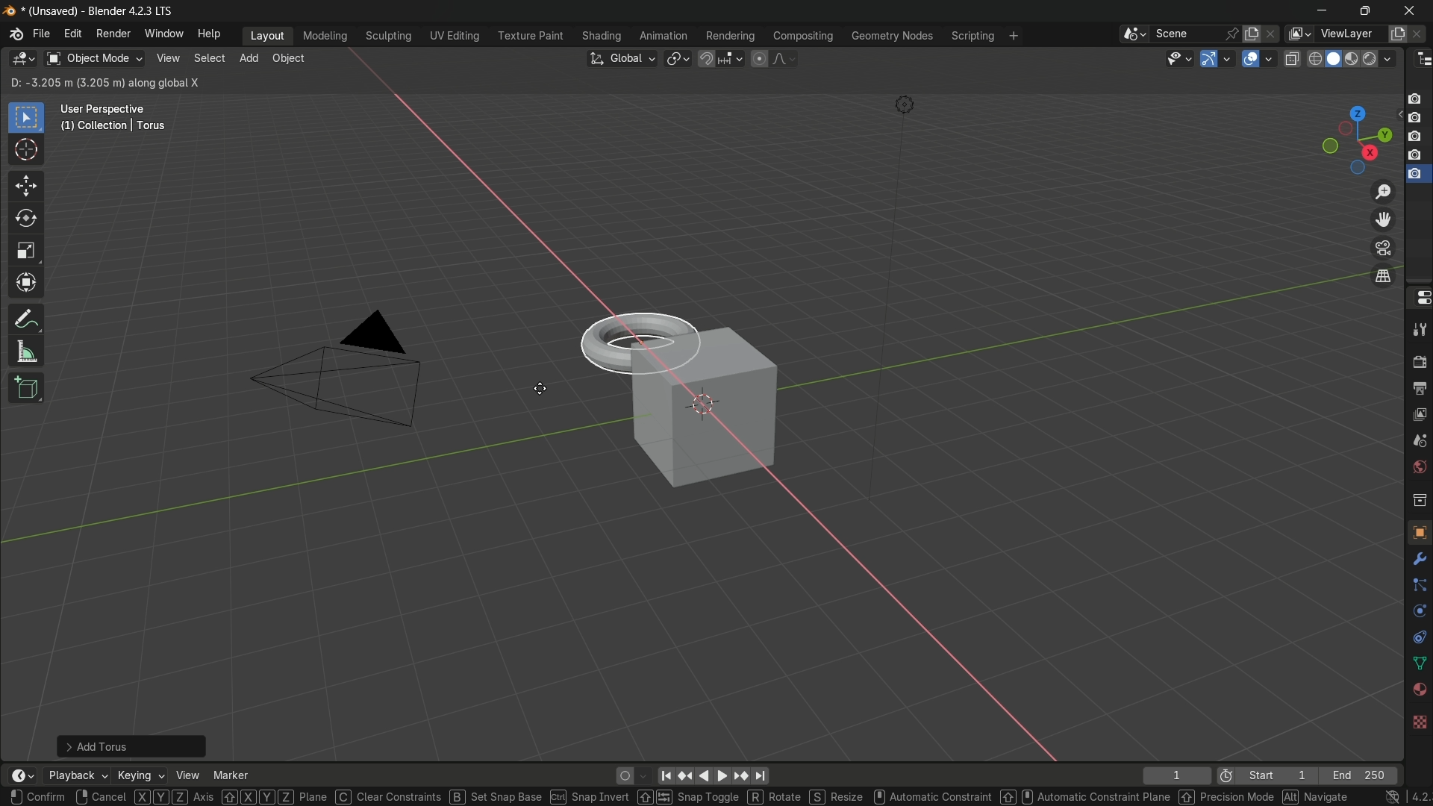 The image size is (1433, 806). I want to click on Resize, so click(840, 797).